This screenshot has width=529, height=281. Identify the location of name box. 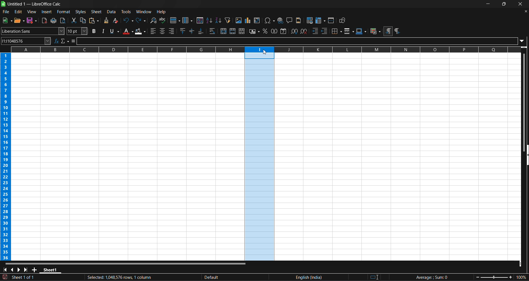
(26, 41).